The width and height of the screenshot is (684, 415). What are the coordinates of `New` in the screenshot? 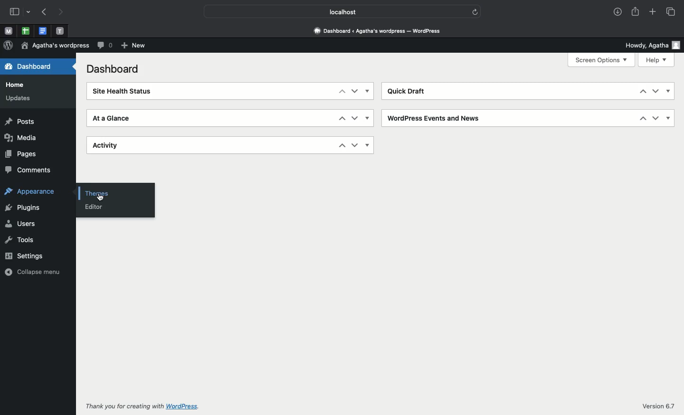 It's located at (134, 46).